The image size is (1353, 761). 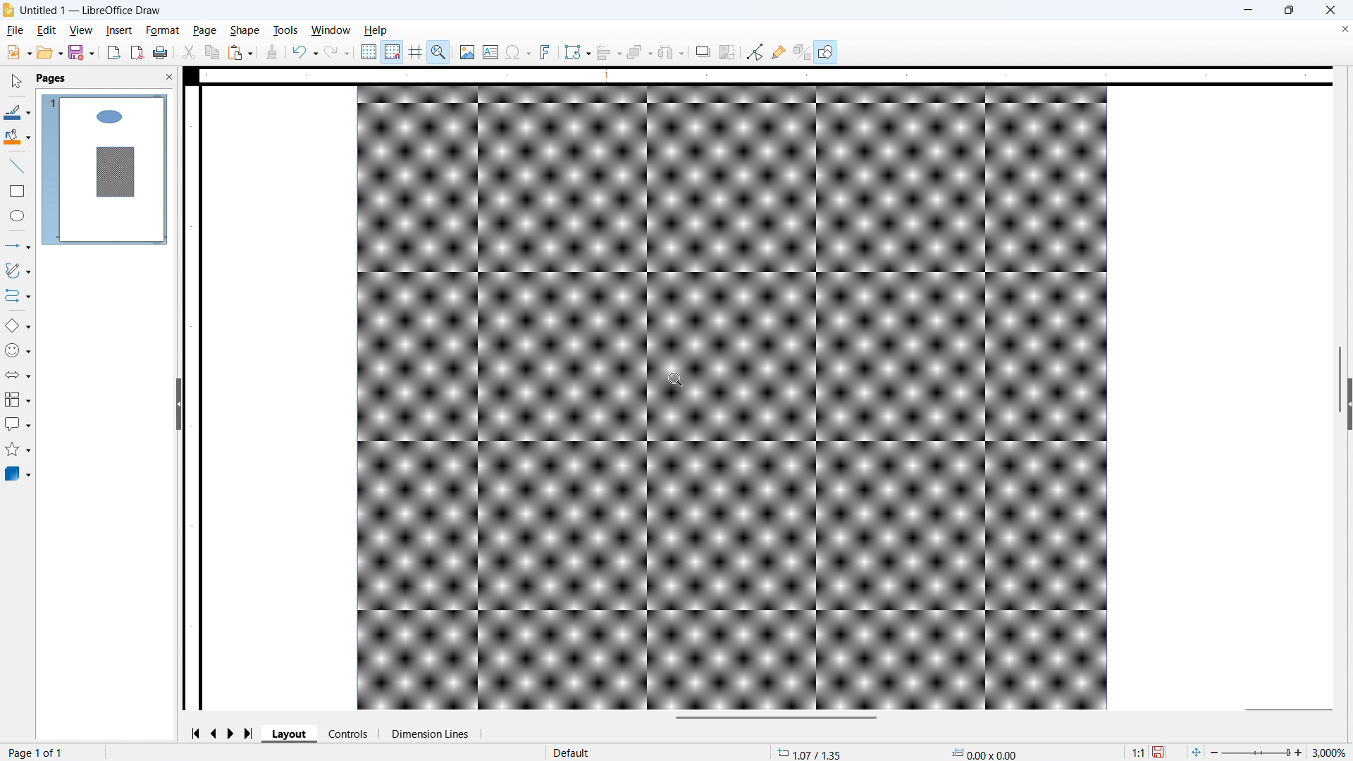 I want to click on Insert symbol , so click(x=518, y=51).